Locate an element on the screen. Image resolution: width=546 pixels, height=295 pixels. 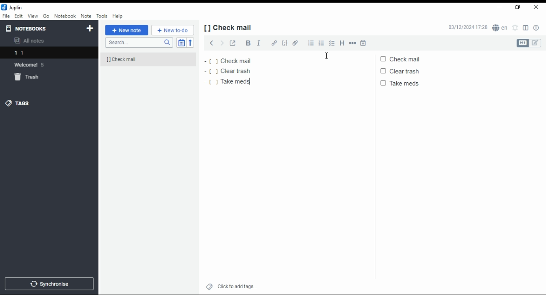
check mail is located at coordinates (232, 61).